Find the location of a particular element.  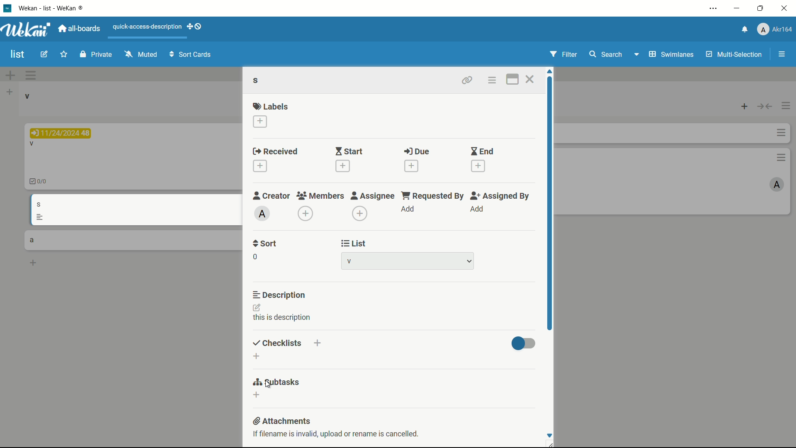

admin is located at coordinates (262, 214).